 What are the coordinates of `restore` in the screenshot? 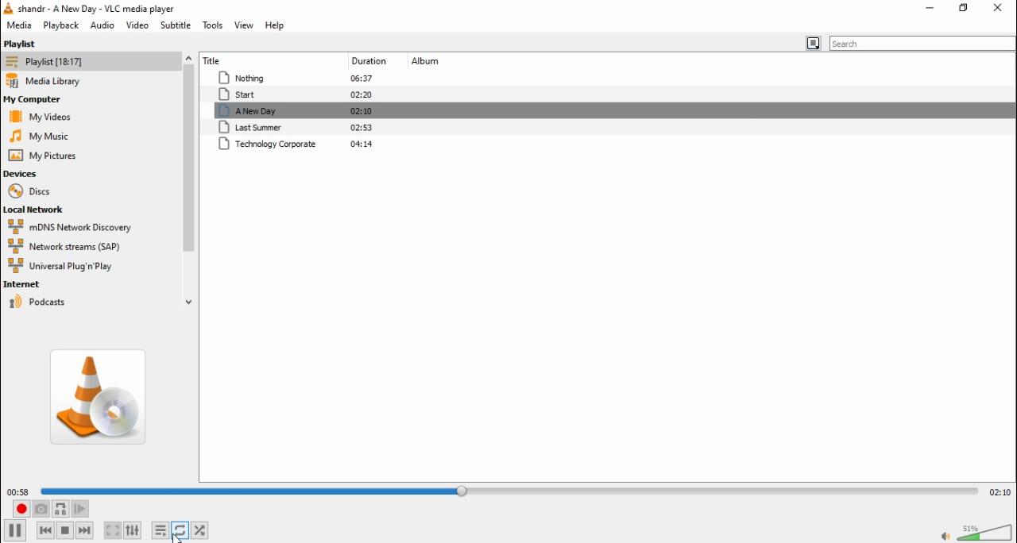 It's located at (961, 8).